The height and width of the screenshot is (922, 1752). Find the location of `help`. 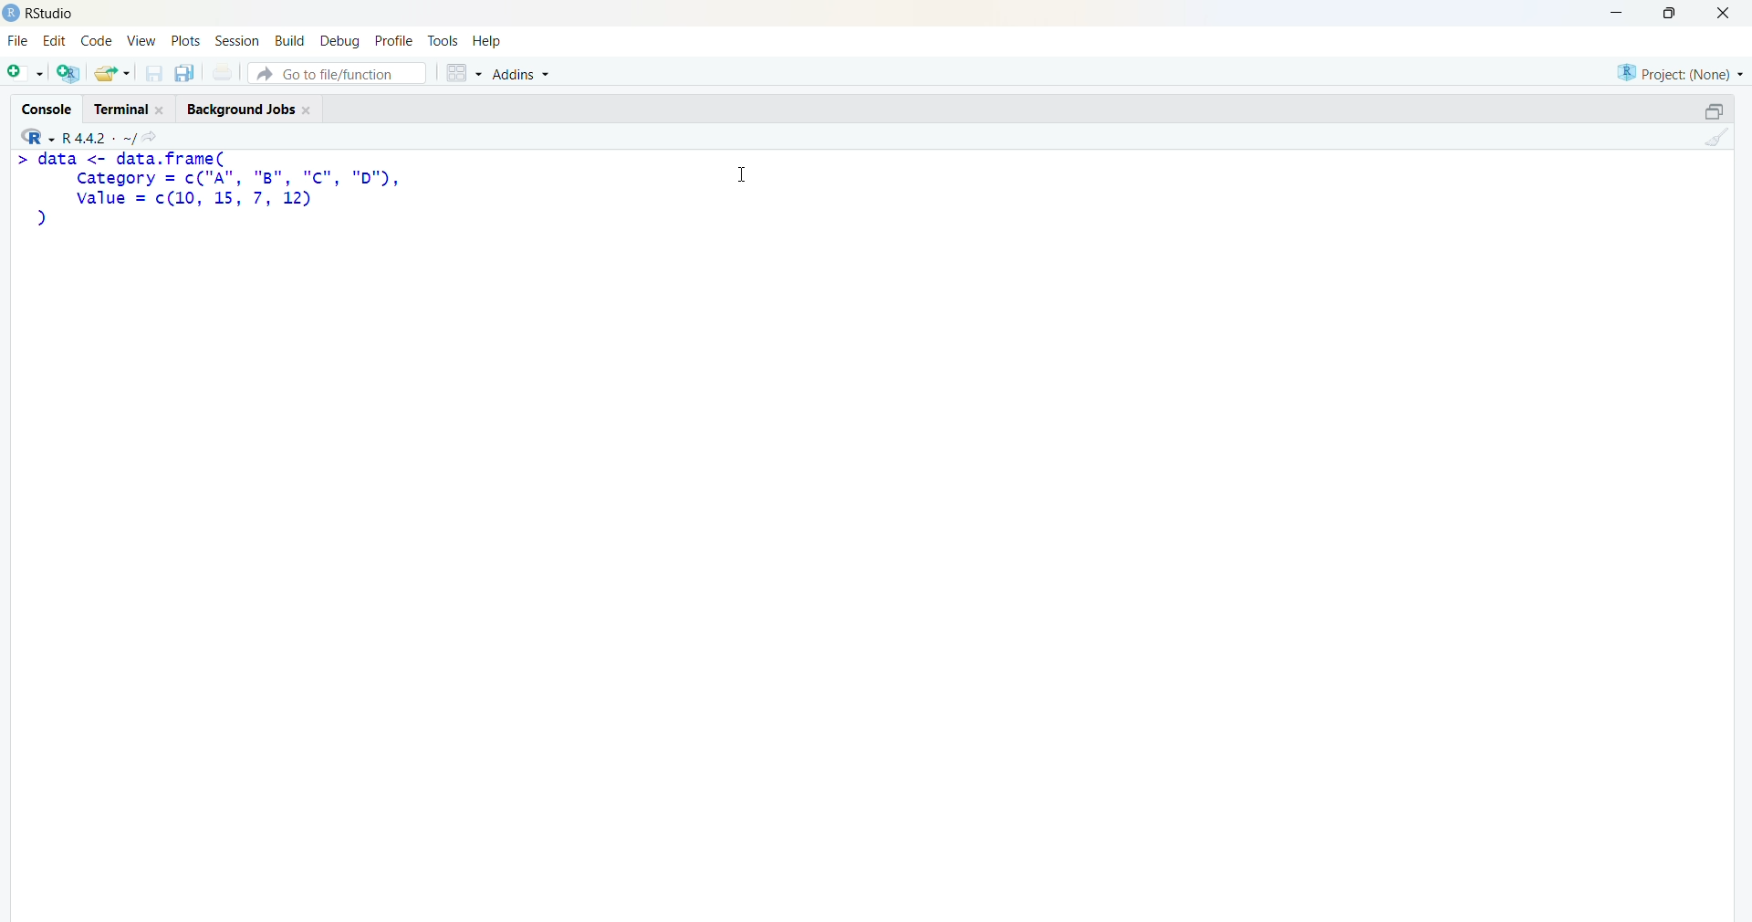

help is located at coordinates (490, 41).